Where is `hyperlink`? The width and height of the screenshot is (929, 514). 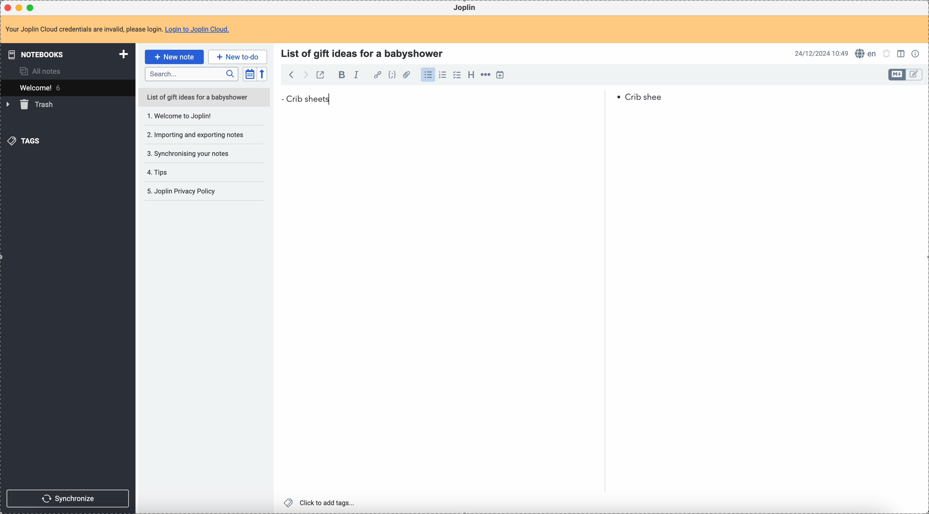 hyperlink is located at coordinates (378, 75).